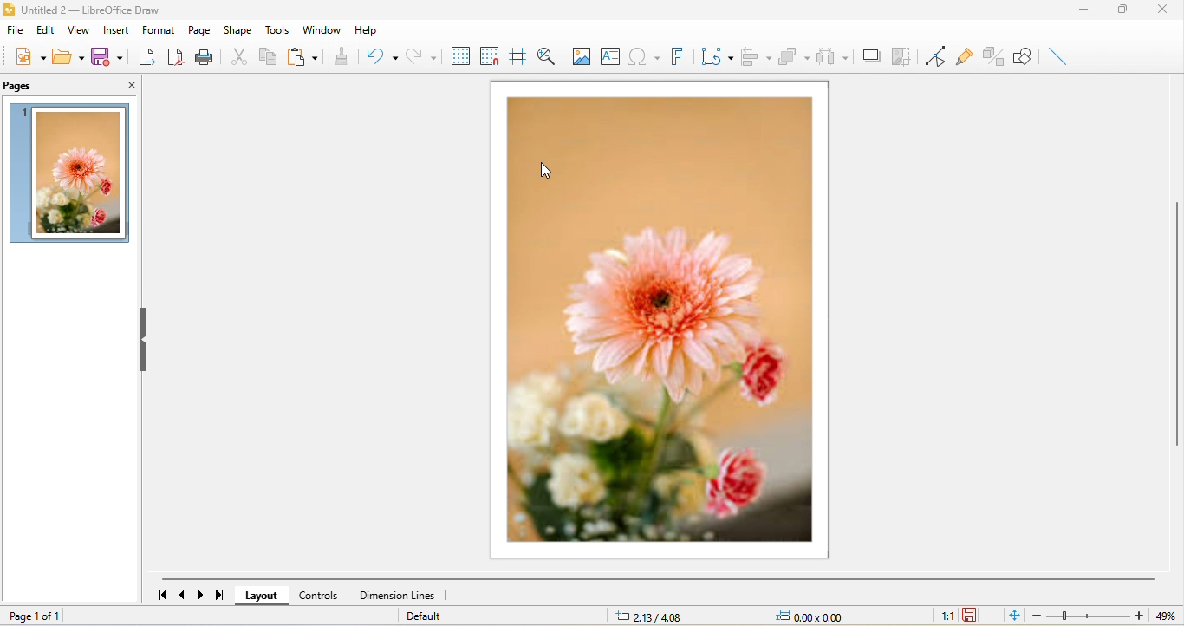  Describe the element at coordinates (658, 579) in the screenshot. I see `horizontal scroll bar` at that location.